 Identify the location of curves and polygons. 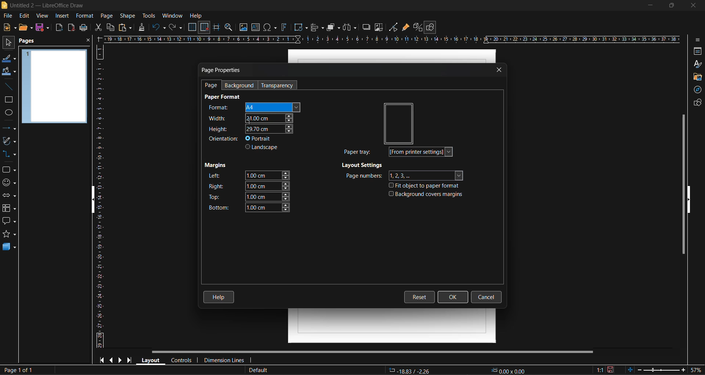
(10, 141).